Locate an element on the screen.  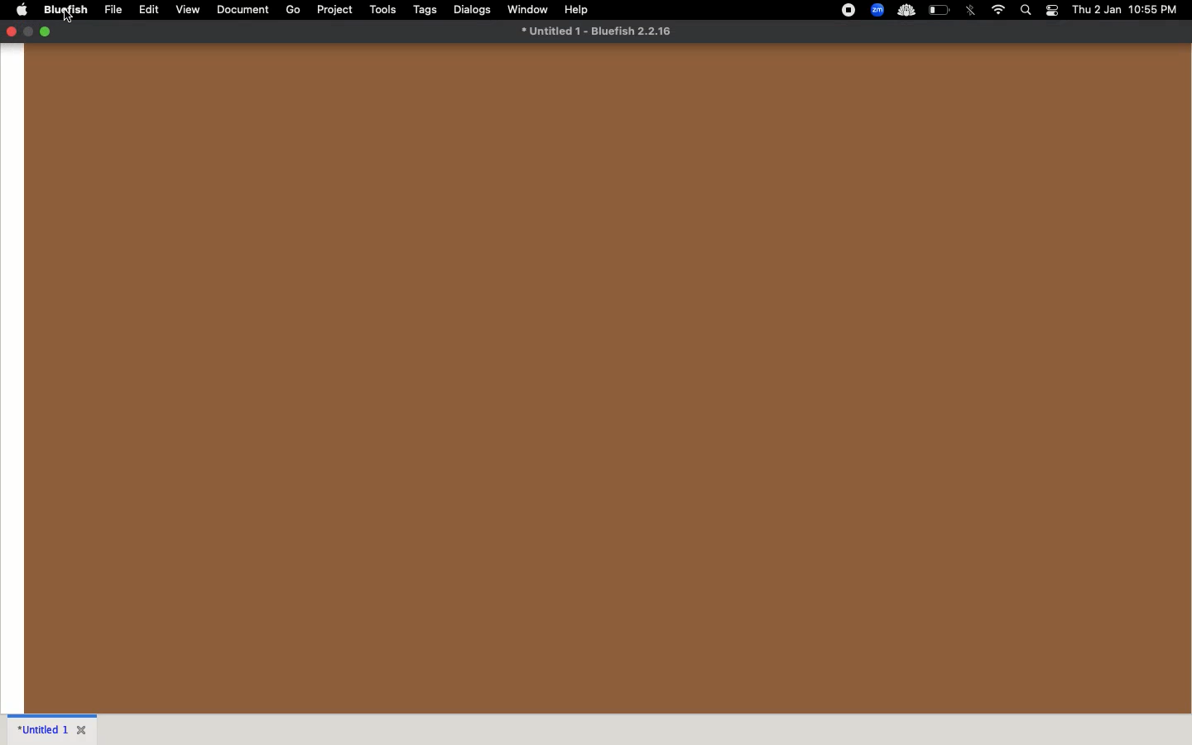
close is located at coordinates (84, 728).